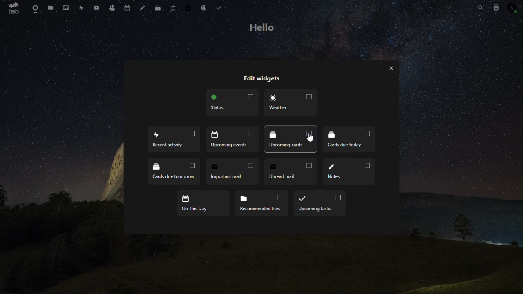 Image resolution: width=523 pixels, height=294 pixels. Describe the element at coordinates (67, 7) in the screenshot. I see `Photos` at that location.